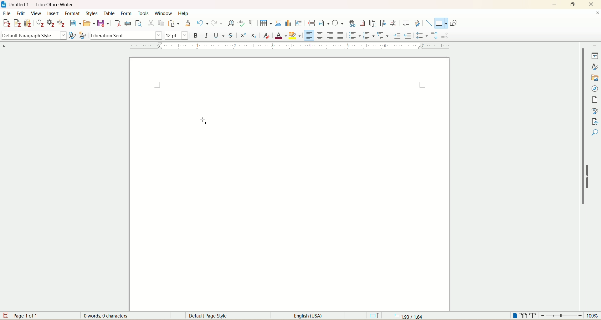  What do you see at coordinates (33, 36) in the screenshot?
I see `paragraph style` at bounding box center [33, 36].